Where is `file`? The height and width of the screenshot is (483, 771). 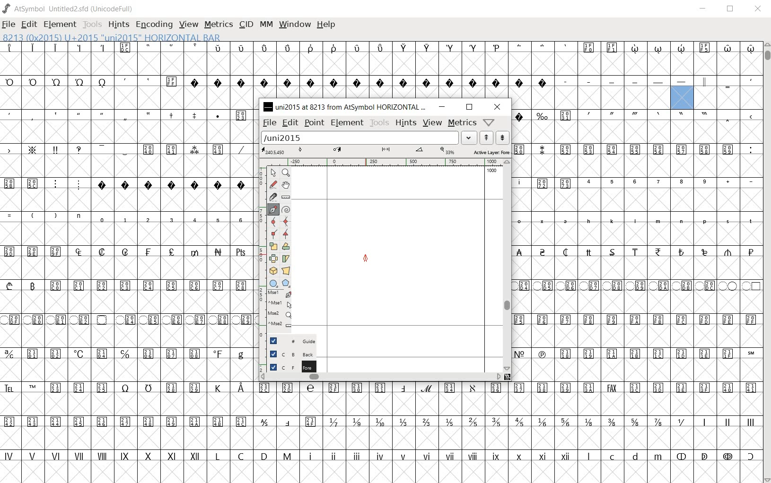
file is located at coordinates (269, 123).